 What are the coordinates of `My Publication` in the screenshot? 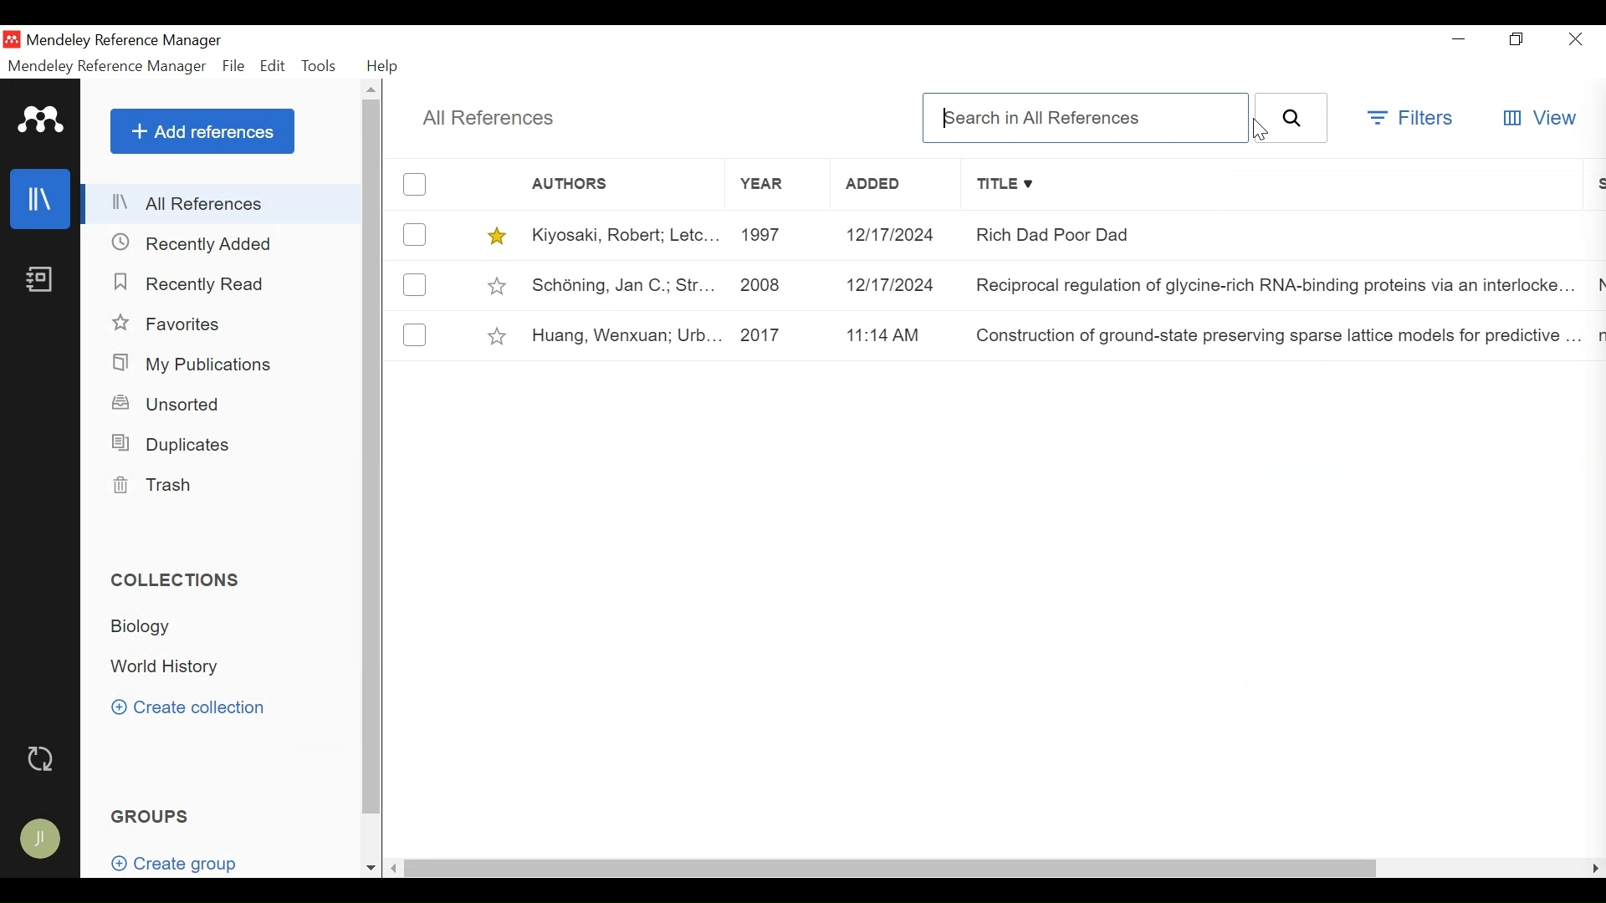 It's located at (197, 364).